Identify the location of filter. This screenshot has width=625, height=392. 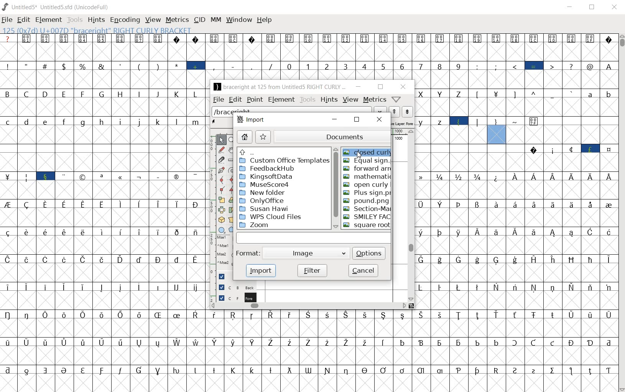
(313, 270).